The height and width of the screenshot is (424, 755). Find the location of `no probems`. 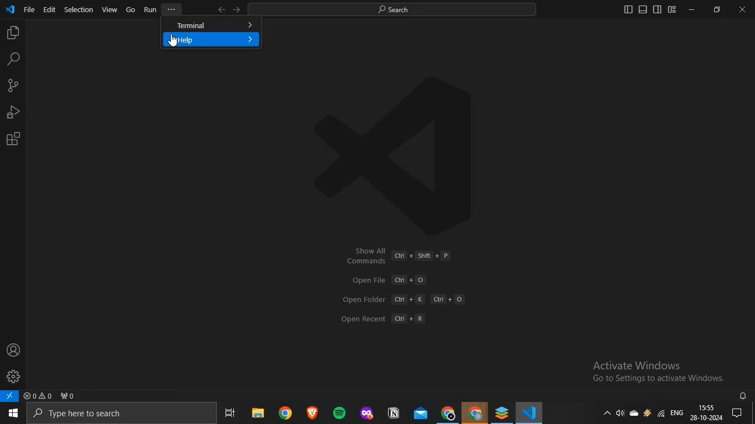

no probems is located at coordinates (37, 396).